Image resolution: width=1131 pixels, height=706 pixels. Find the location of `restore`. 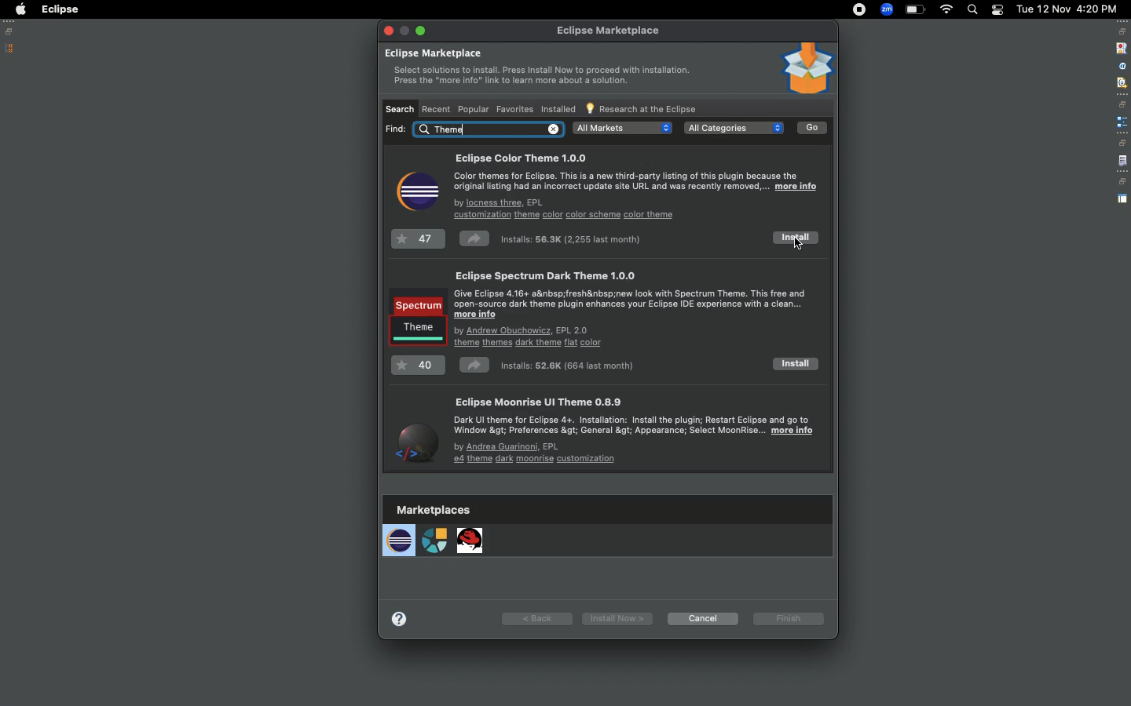

restore is located at coordinates (1123, 104).